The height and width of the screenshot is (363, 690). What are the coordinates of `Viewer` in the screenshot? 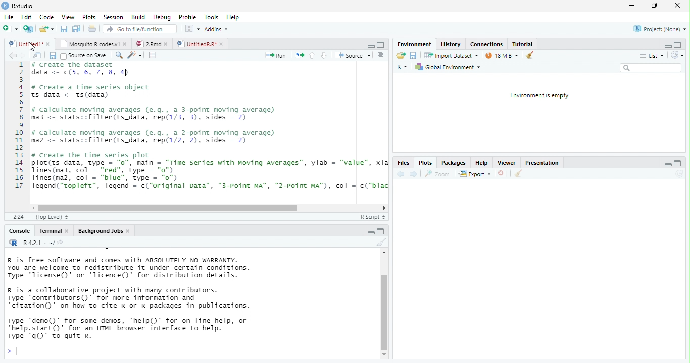 It's located at (506, 163).